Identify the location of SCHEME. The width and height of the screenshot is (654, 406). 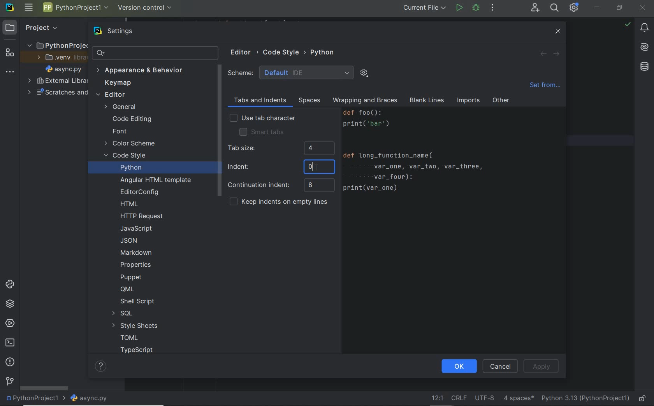
(291, 72).